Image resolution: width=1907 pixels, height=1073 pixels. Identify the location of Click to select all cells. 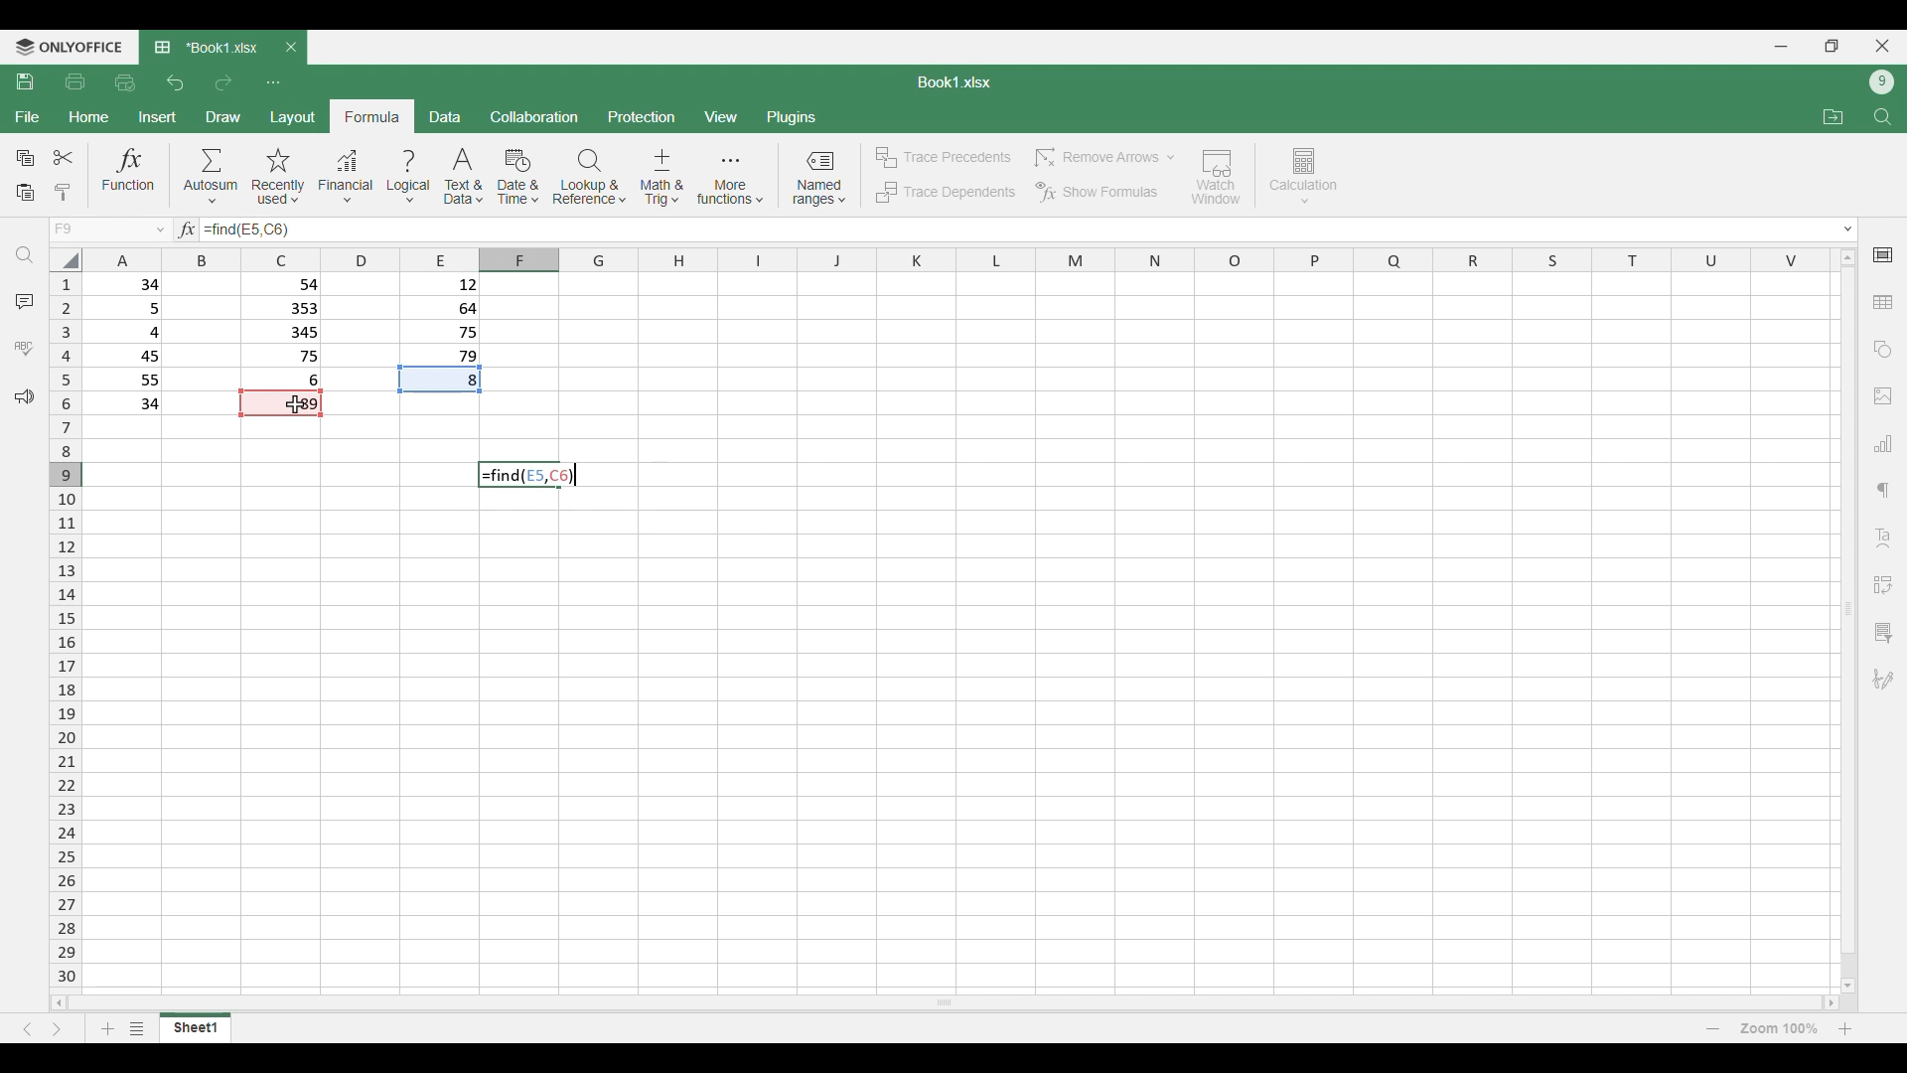
(64, 259).